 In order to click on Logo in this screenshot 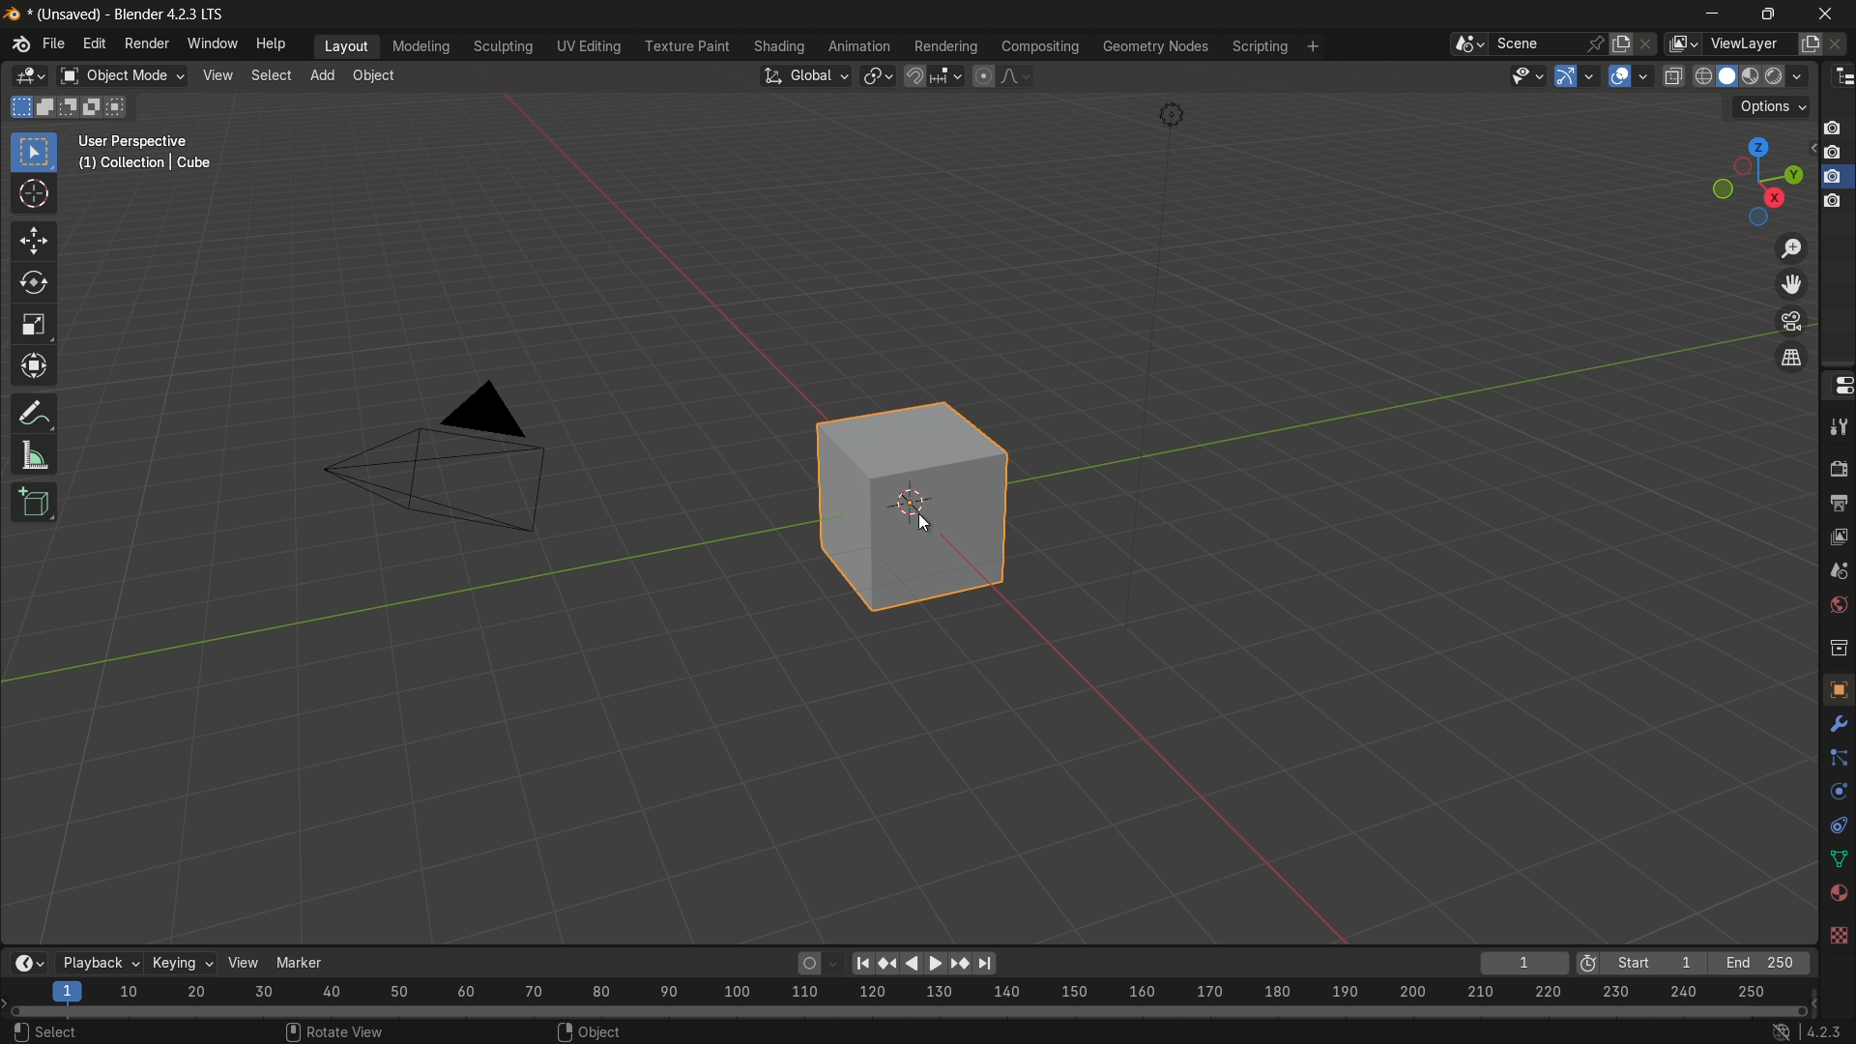, I will do `click(15, 44)`.